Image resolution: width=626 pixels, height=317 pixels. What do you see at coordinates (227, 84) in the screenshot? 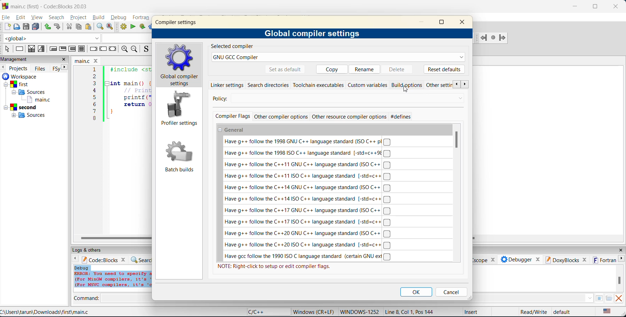
I see `linker settings` at bounding box center [227, 84].